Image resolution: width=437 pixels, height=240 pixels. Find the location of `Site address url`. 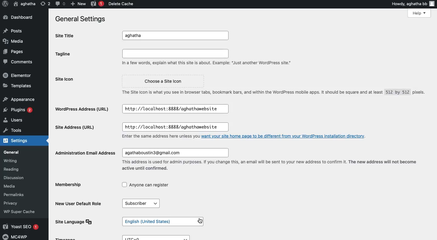

Site address url is located at coordinates (76, 128).